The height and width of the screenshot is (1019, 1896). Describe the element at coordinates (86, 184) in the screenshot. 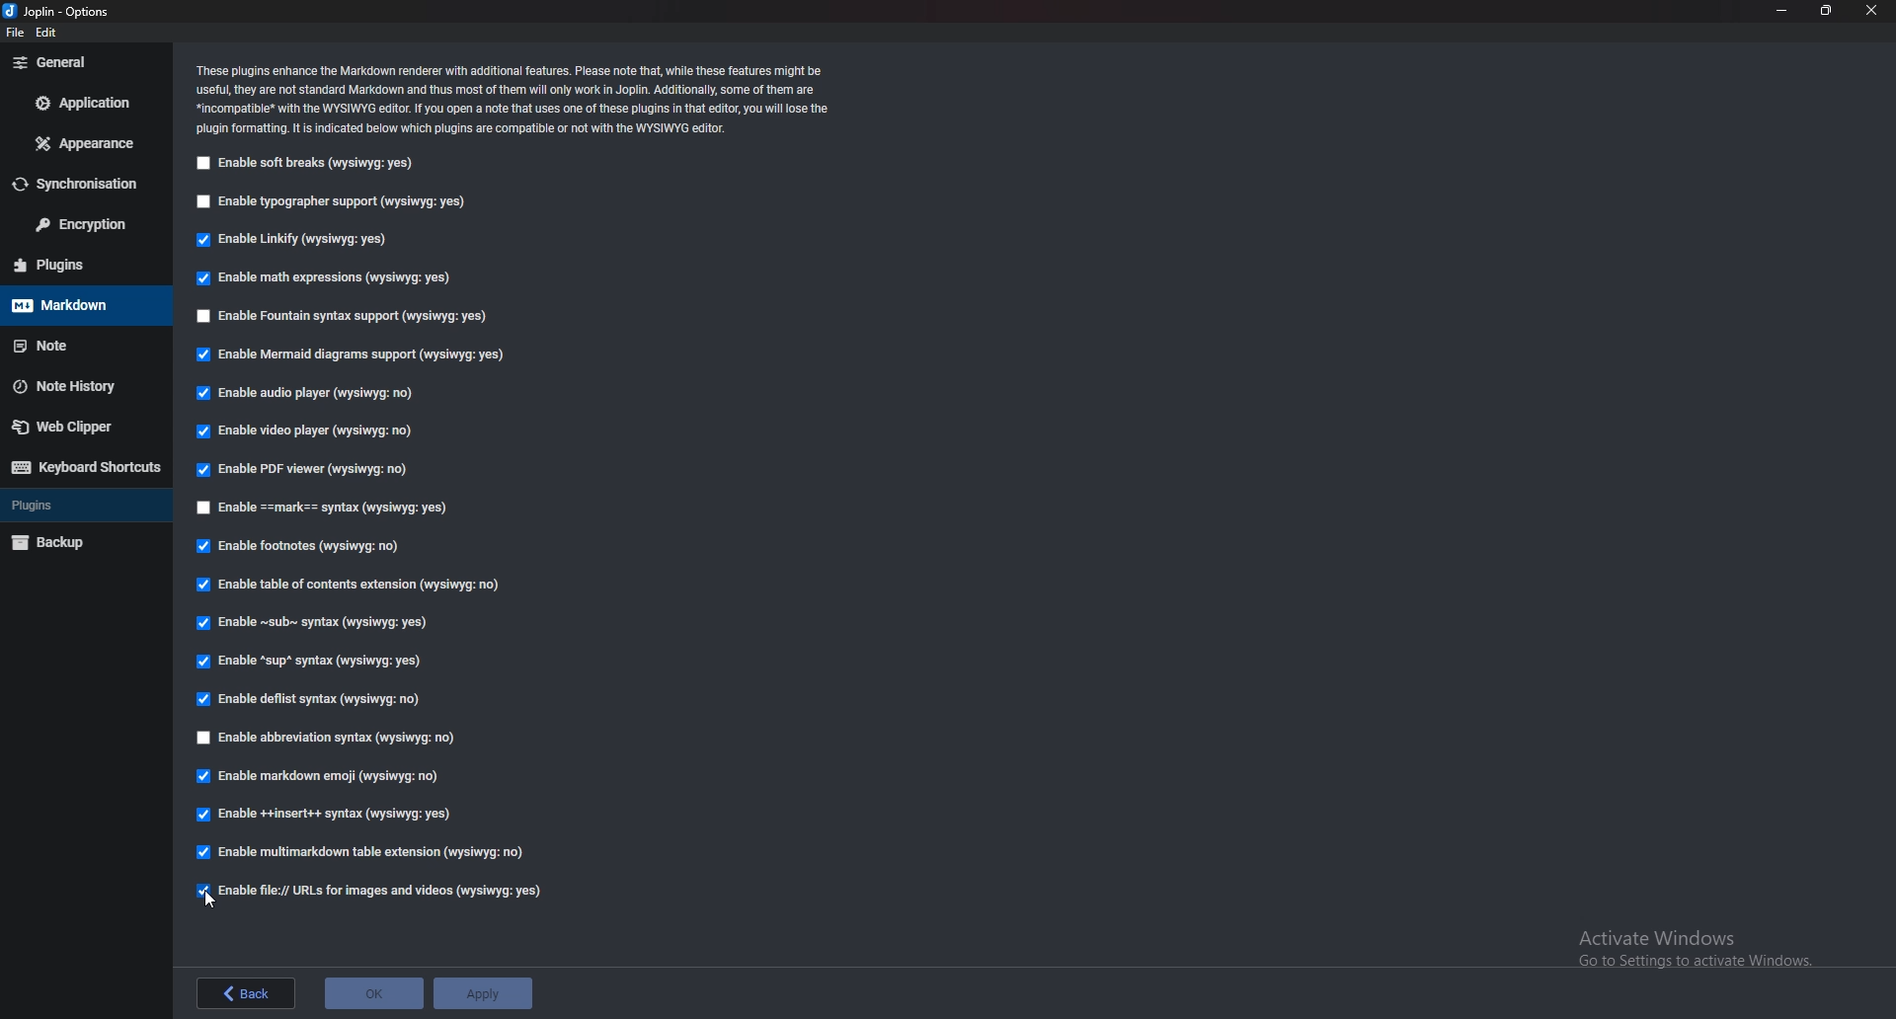

I see `Synchronization` at that location.